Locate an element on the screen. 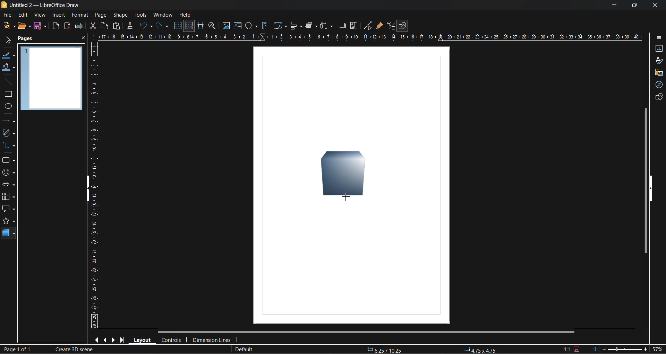  close is located at coordinates (654, 4).